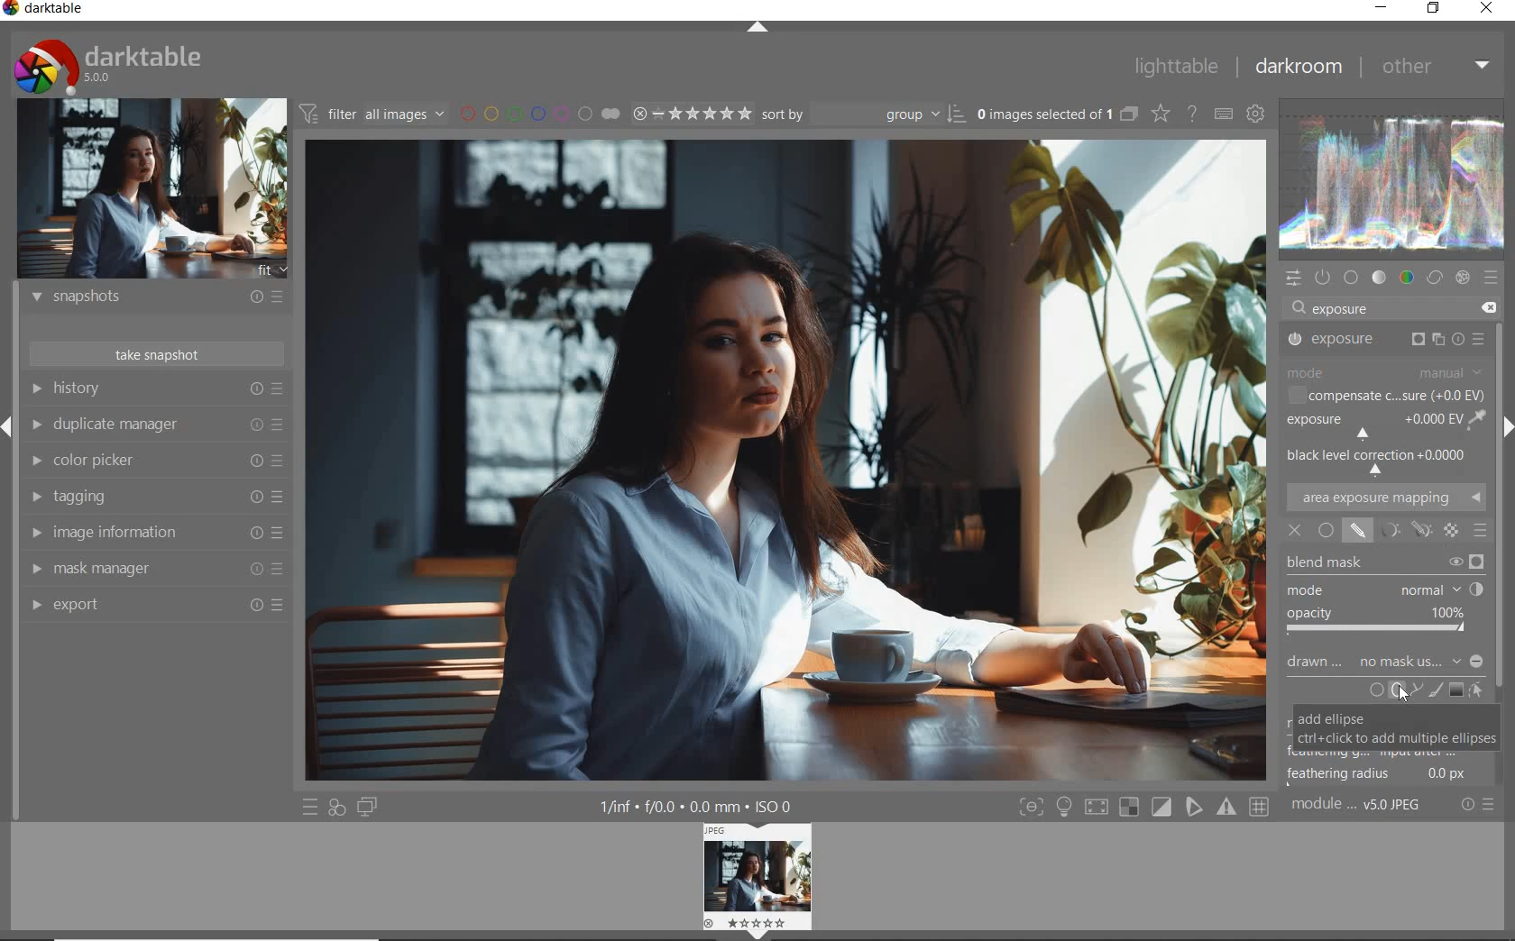  Describe the element at coordinates (1385, 496) in the screenshot. I see `AREA EXPOSURE MAPPING` at that location.